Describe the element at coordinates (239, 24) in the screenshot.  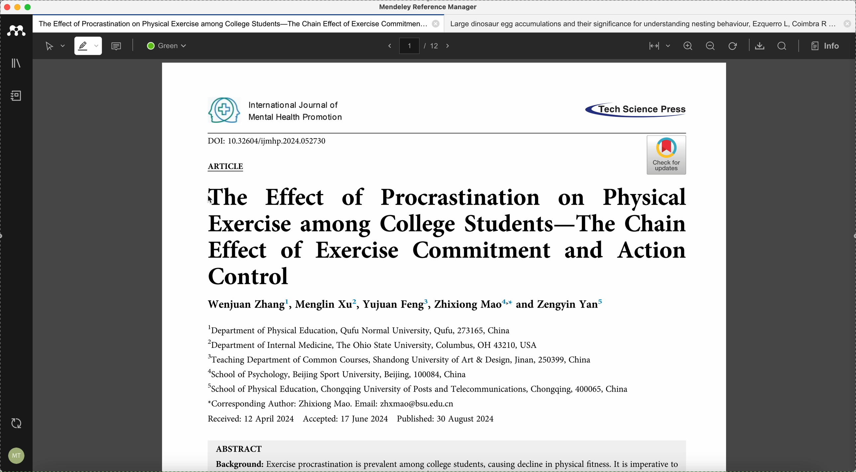
I see `The effect of procastination on physical exercise among college students - The Chain effect of exercise` at that location.